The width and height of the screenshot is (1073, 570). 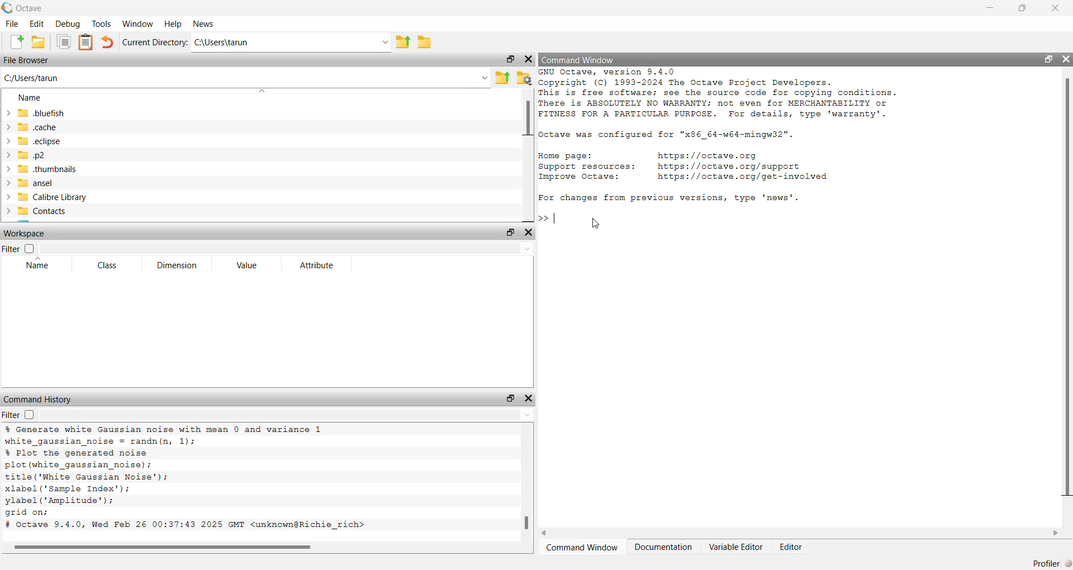 What do you see at coordinates (553, 218) in the screenshot?
I see `typing cursor` at bounding box center [553, 218].